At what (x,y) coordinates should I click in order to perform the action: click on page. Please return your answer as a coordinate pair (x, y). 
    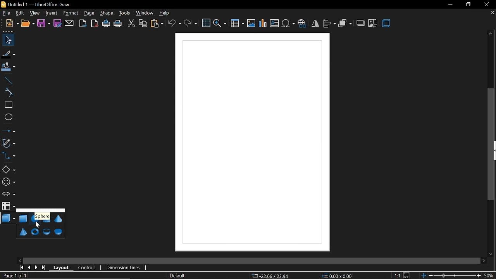
    Looking at the image, I should click on (88, 13).